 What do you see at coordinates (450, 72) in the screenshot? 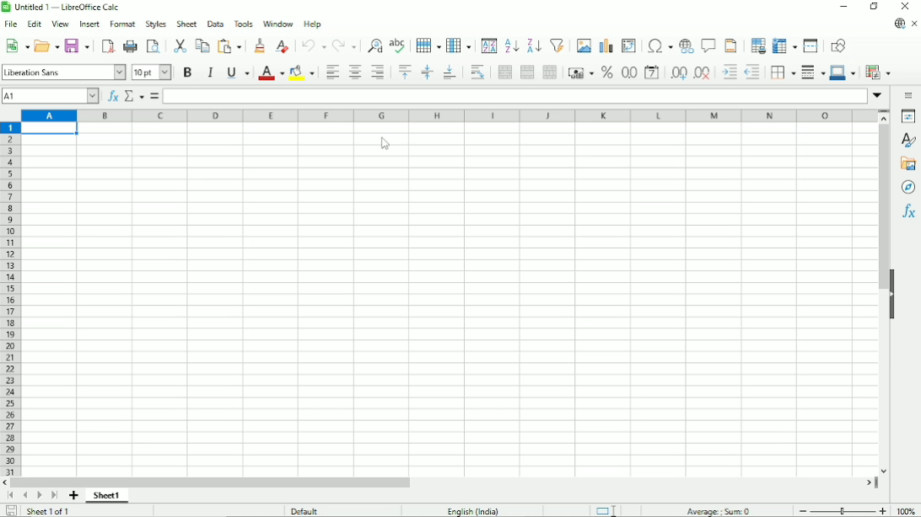
I see `Align bottom` at bounding box center [450, 72].